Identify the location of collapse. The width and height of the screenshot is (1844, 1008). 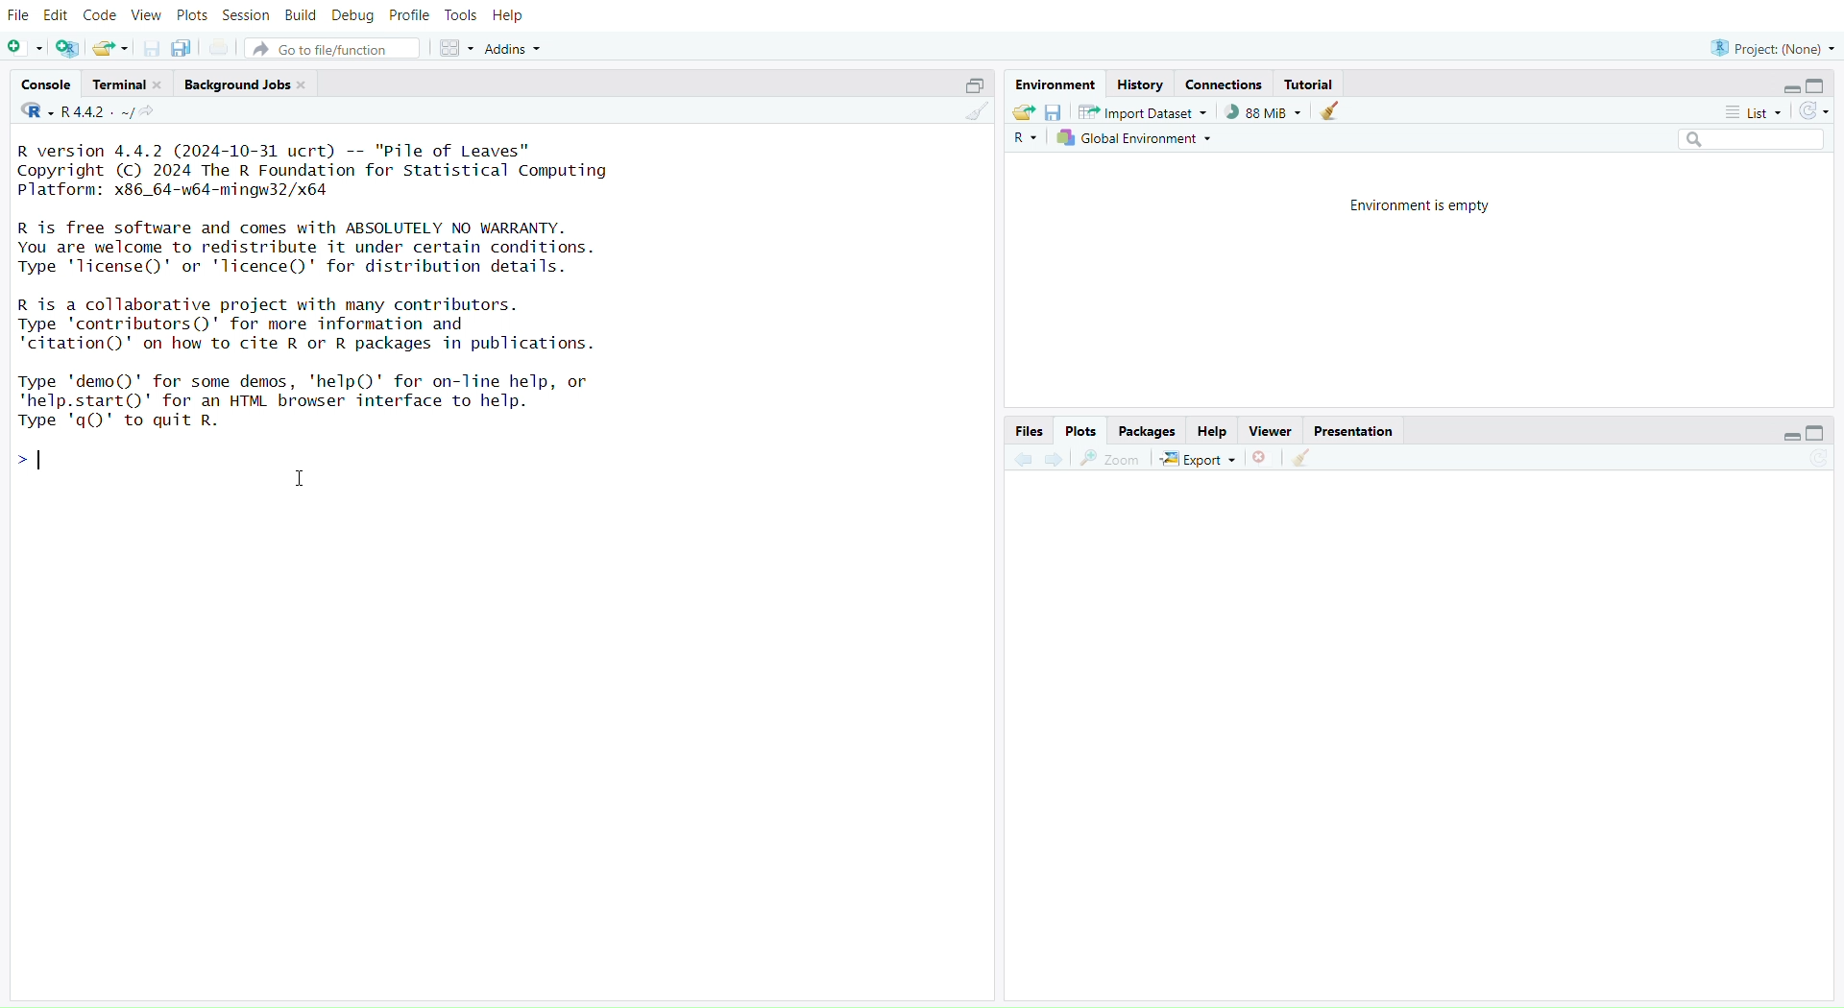
(1822, 84).